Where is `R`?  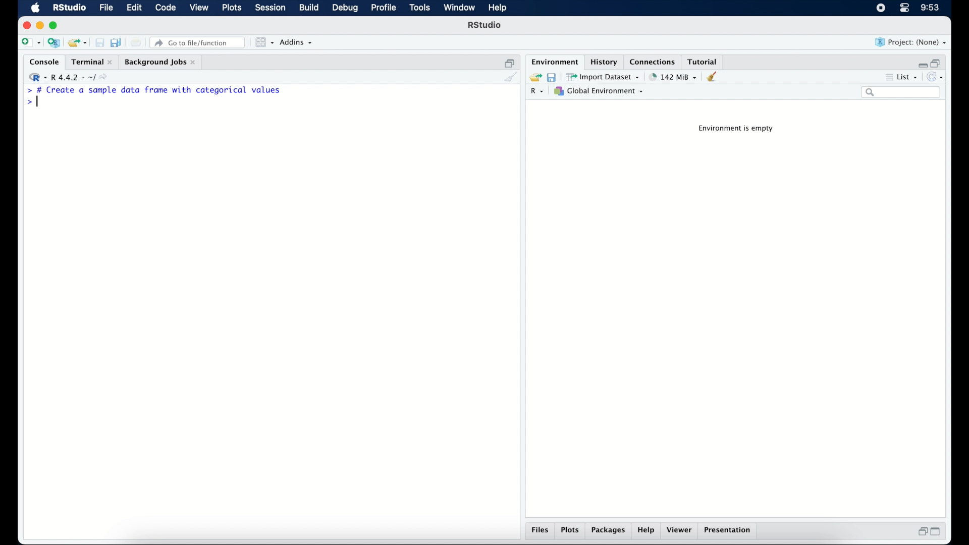
R is located at coordinates (539, 92).